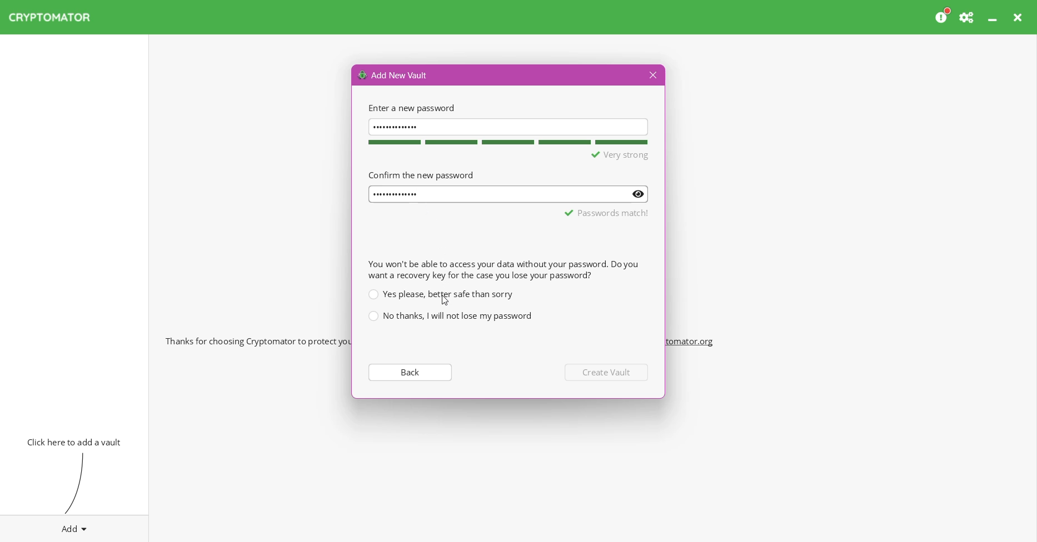  What do you see at coordinates (607, 213) in the screenshot?
I see `Password match` at bounding box center [607, 213].